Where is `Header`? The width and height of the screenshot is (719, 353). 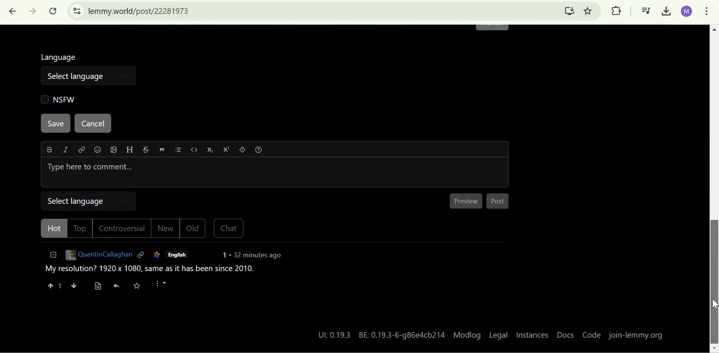
Header is located at coordinates (129, 150).